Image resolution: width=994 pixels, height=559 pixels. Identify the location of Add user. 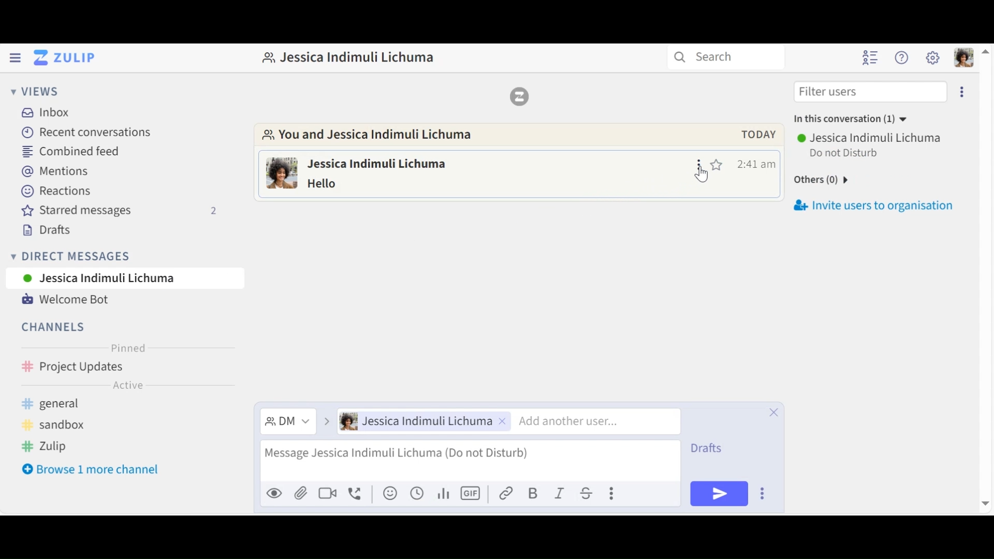
(591, 421).